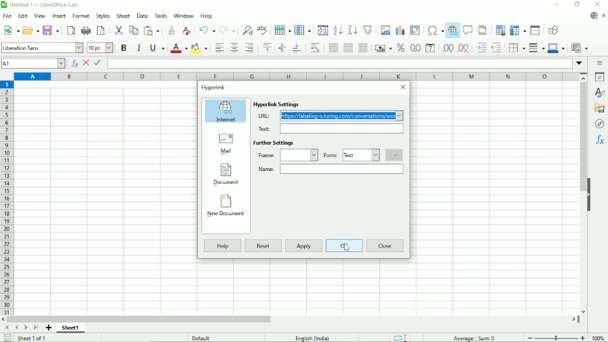  Describe the element at coordinates (201, 338) in the screenshot. I see `Default` at that location.